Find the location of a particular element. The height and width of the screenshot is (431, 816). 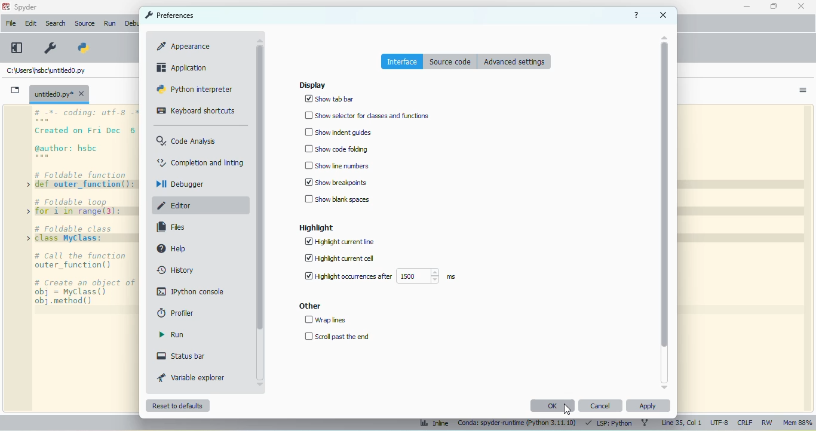

highlight is located at coordinates (317, 227).